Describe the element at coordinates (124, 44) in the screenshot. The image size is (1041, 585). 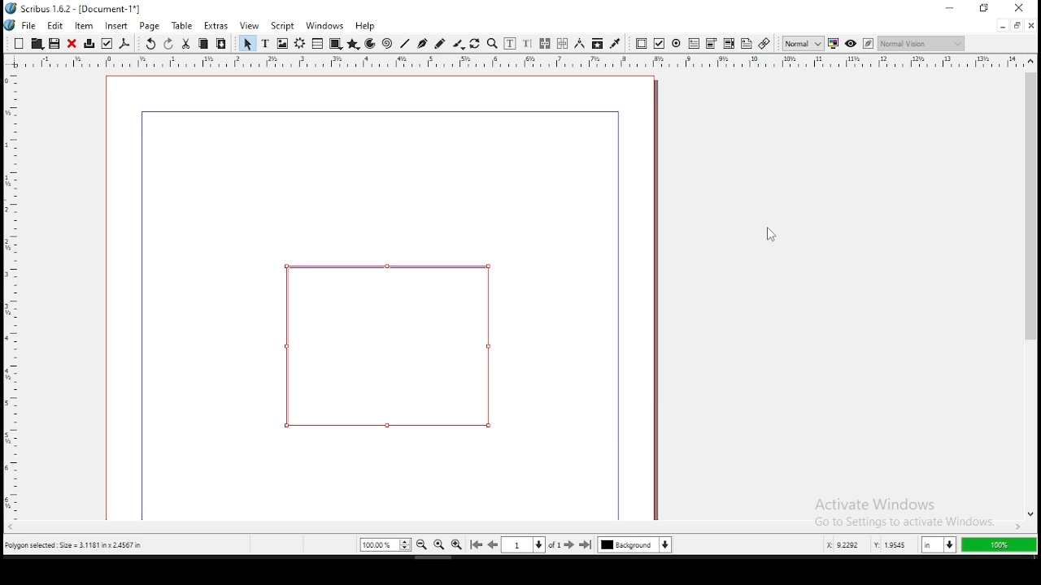
I see `save as pdf` at that location.